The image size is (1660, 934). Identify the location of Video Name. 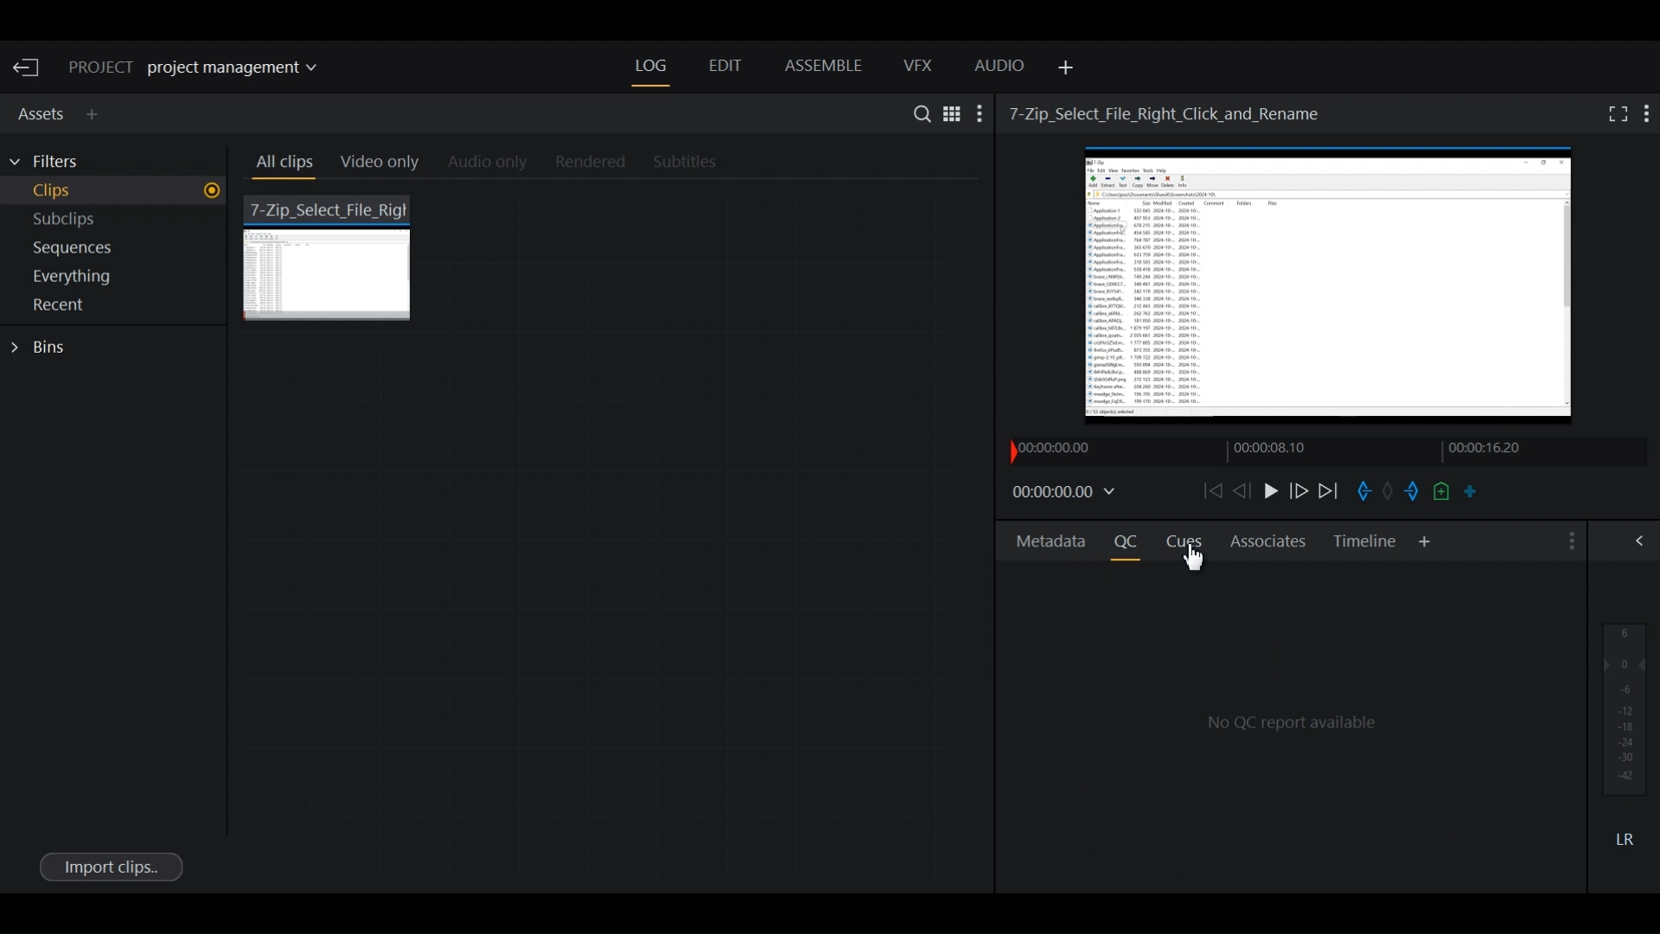
(1169, 112).